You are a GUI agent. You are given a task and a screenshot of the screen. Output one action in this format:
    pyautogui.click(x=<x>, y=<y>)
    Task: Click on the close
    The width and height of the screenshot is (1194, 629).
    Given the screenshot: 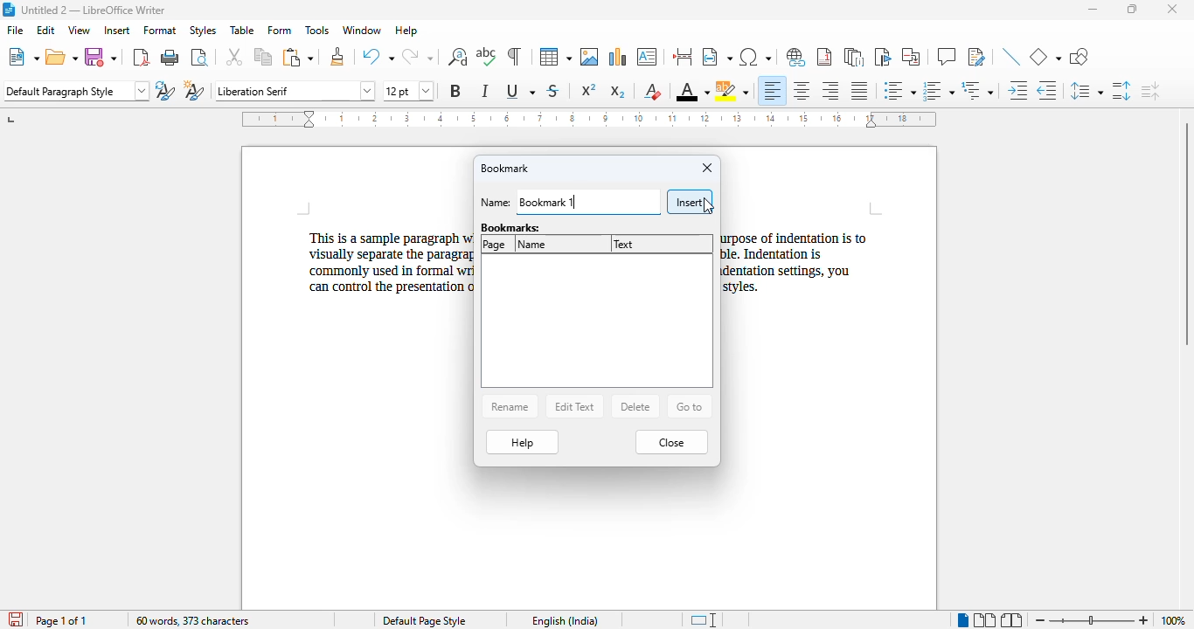 What is the action you would take?
    pyautogui.click(x=707, y=167)
    